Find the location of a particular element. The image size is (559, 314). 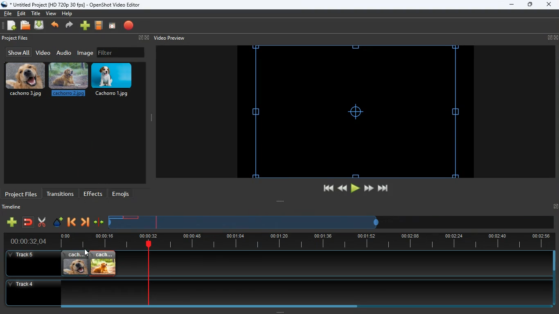

back is located at coordinates (341, 188).